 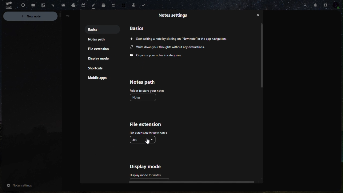 What do you see at coordinates (96, 29) in the screenshot?
I see `Basics notes` at bounding box center [96, 29].